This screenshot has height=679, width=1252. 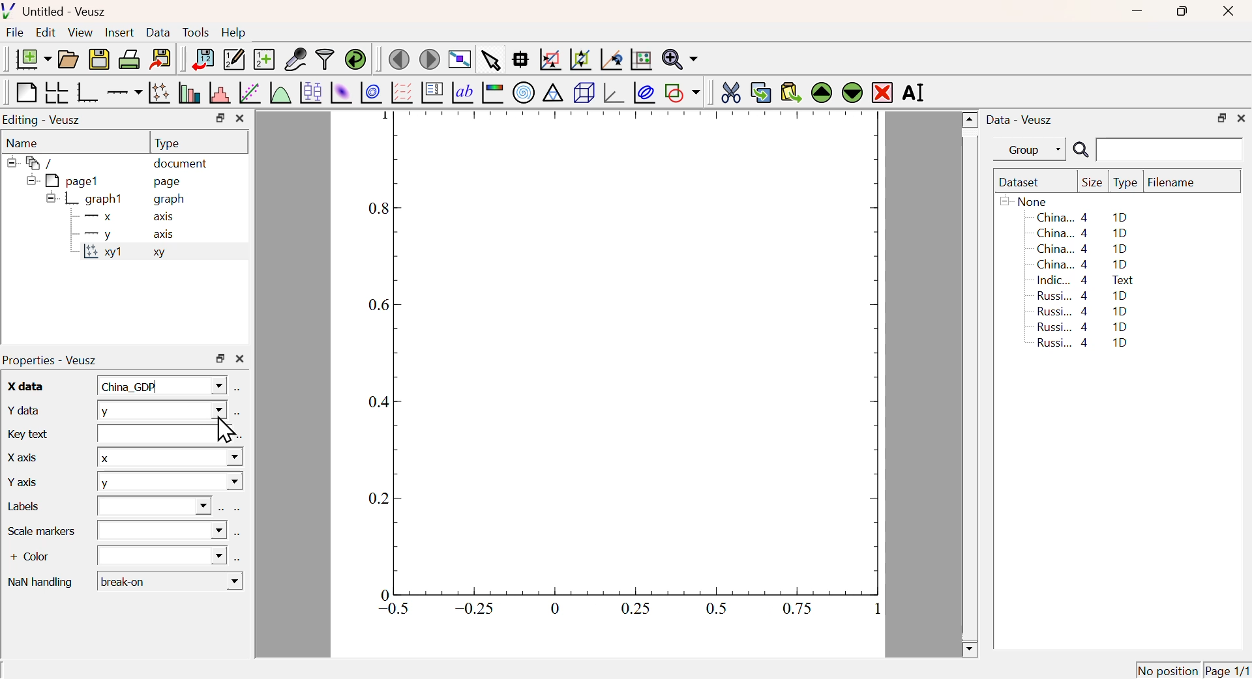 I want to click on Restore Down, so click(x=1221, y=119).